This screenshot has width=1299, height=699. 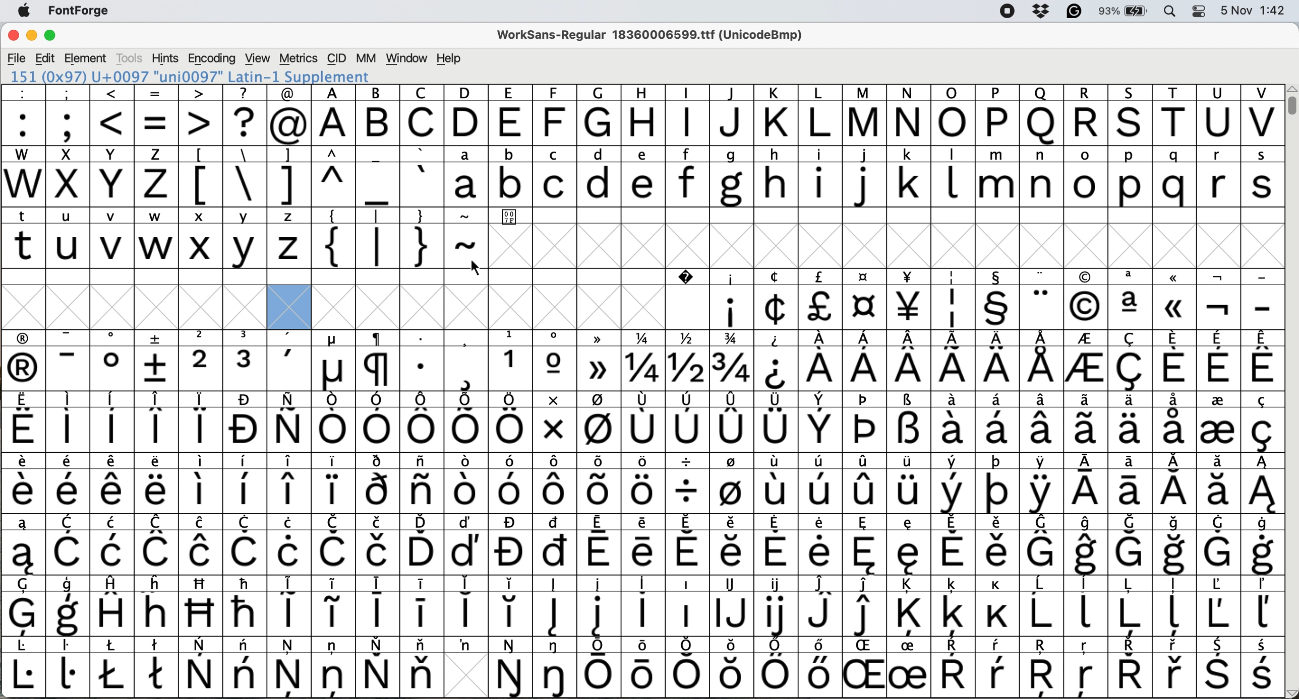 What do you see at coordinates (24, 12) in the screenshot?
I see `system logo` at bounding box center [24, 12].